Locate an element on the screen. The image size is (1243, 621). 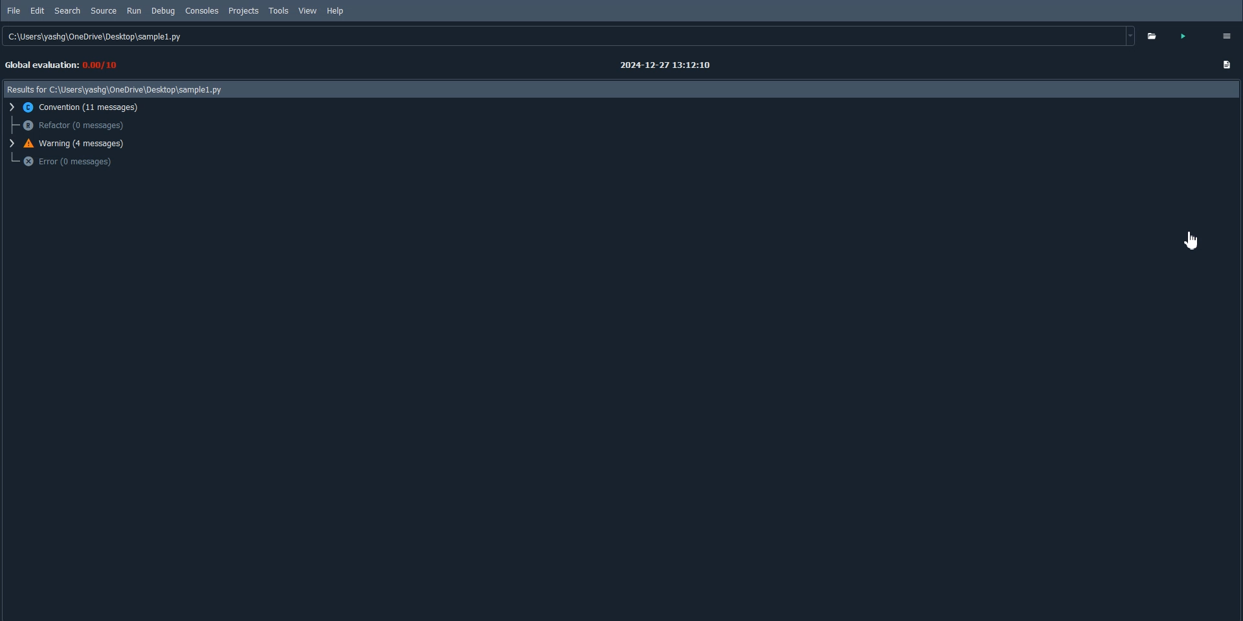
Option is located at coordinates (1226, 36).